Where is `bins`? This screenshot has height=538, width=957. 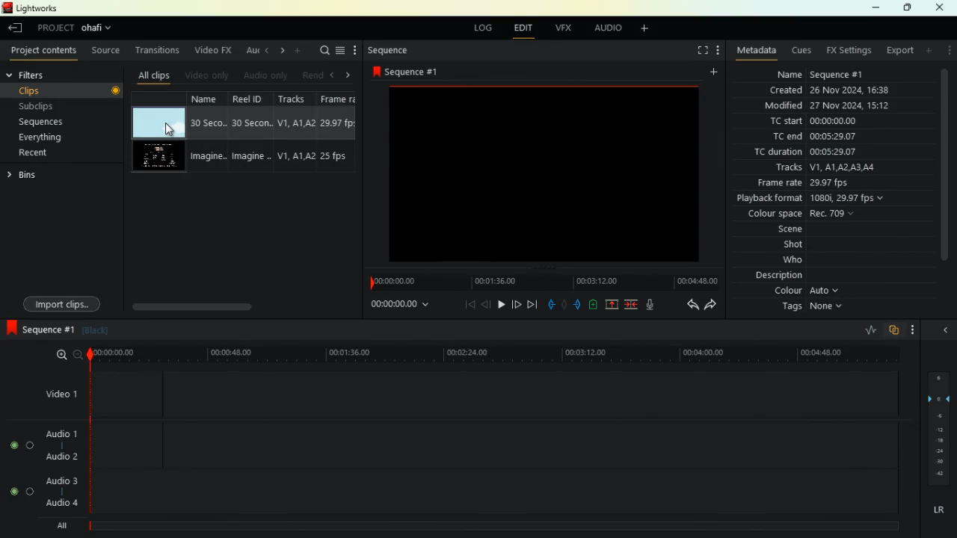
bins is located at coordinates (31, 176).